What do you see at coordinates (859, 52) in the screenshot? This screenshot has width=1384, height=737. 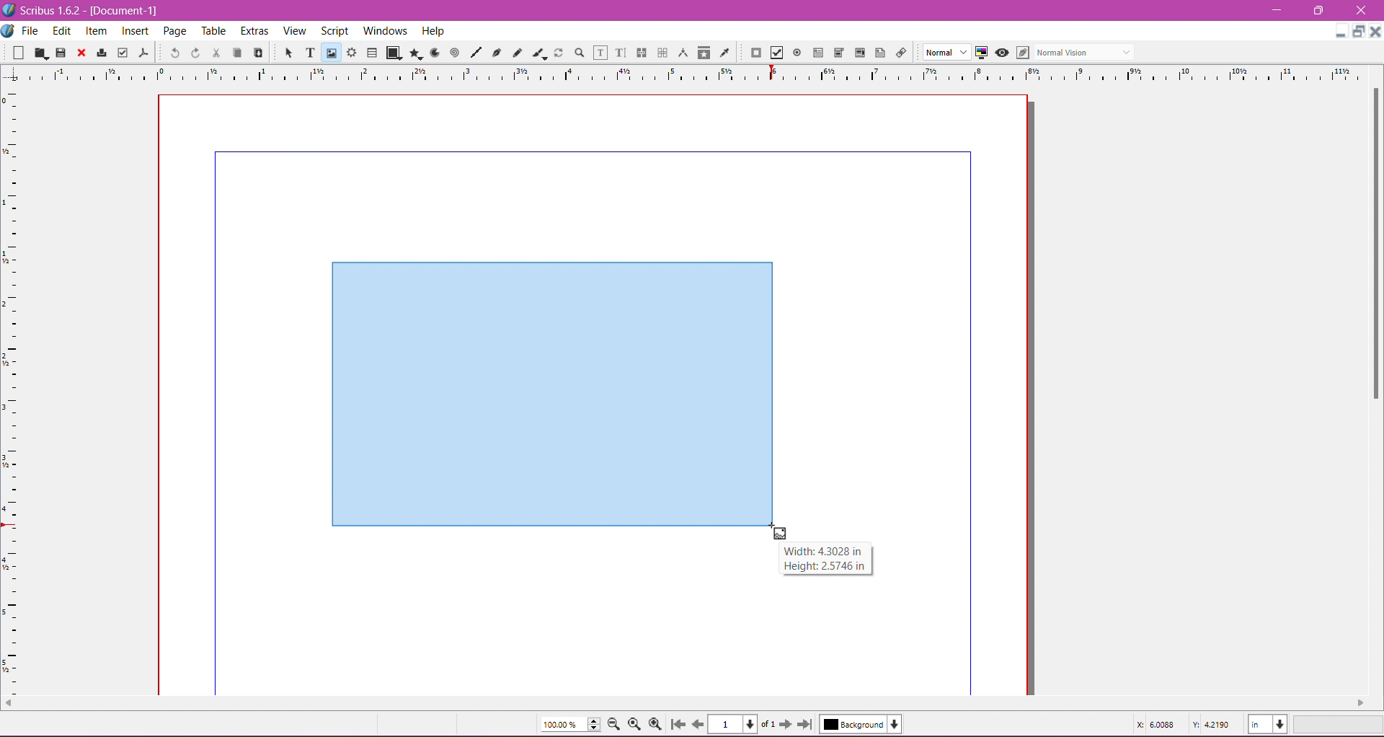 I see `PDF List Box` at bounding box center [859, 52].